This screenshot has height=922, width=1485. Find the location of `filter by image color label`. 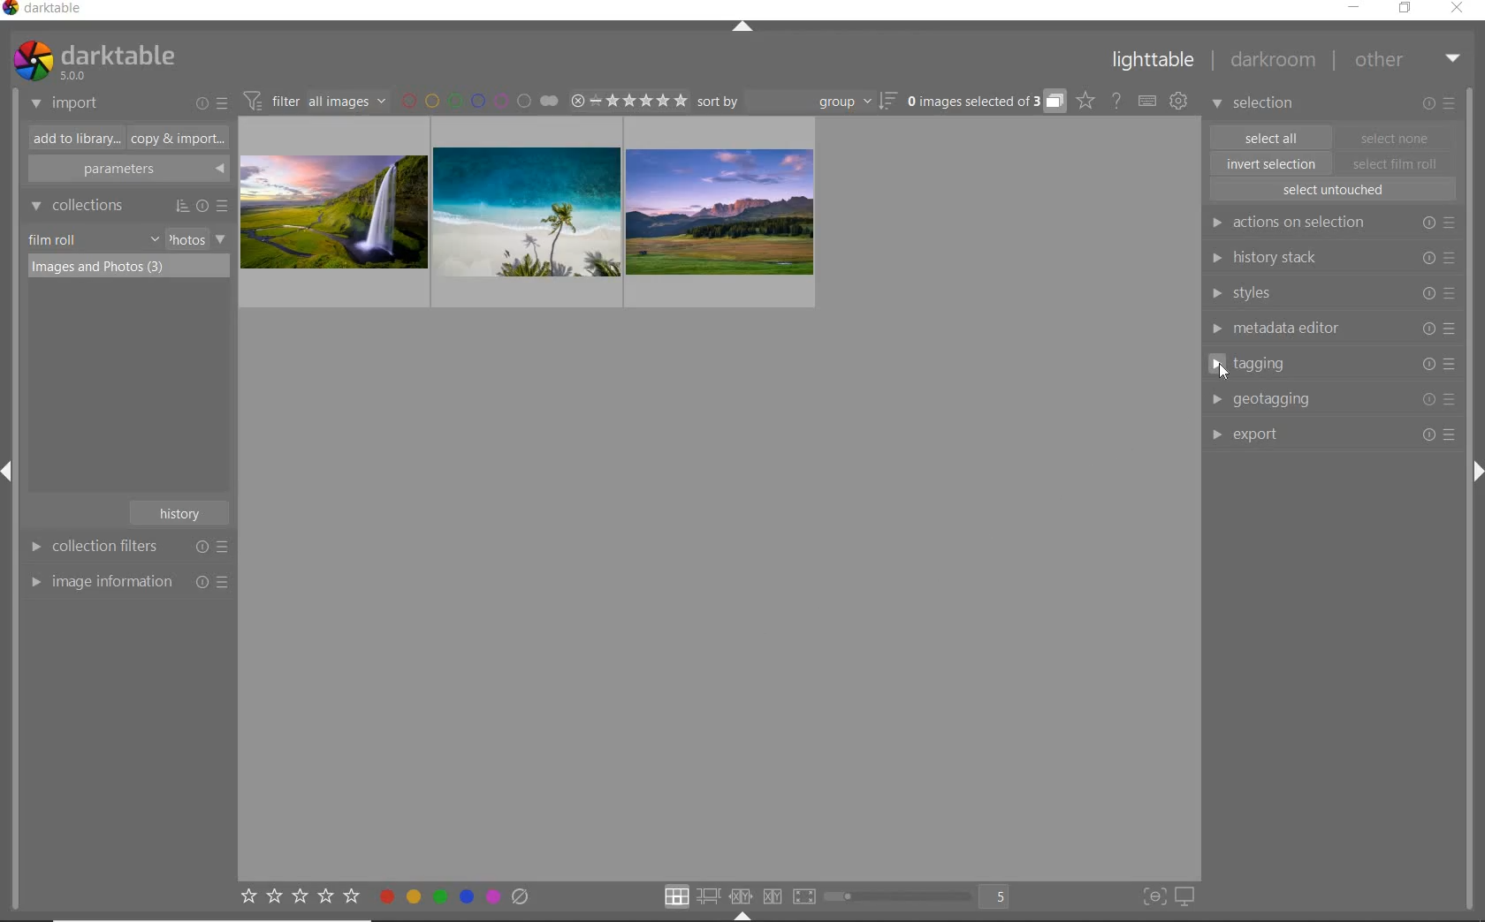

filter by image color label is located at coordinates (479, 100).